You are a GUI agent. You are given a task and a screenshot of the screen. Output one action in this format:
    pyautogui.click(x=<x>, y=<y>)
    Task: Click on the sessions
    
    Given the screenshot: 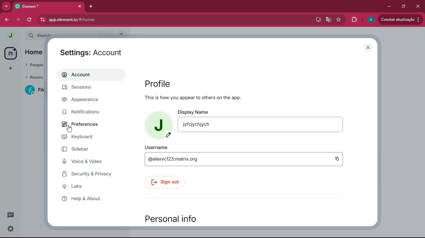 What is the action you would take?
    pyautogui.click(x=86, y=88)
    